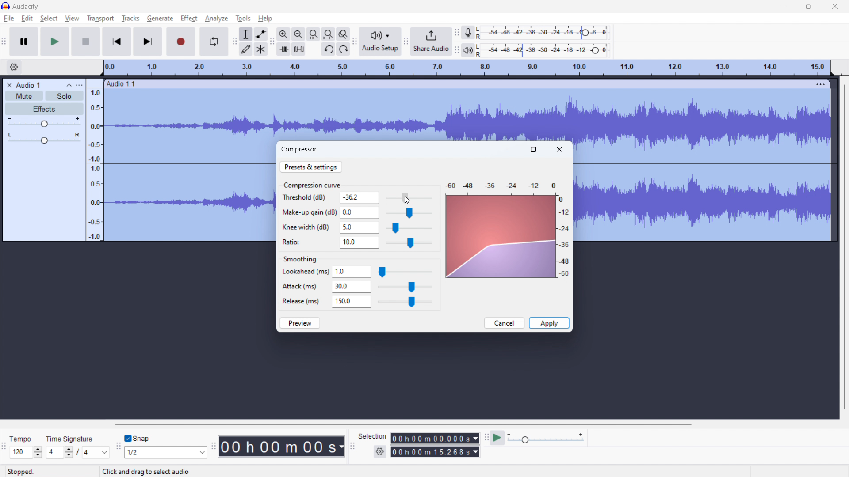  What do you see at coordinates (497, 438) in the screenshot?
I see `play at speed` at bounding box center [497, 438].